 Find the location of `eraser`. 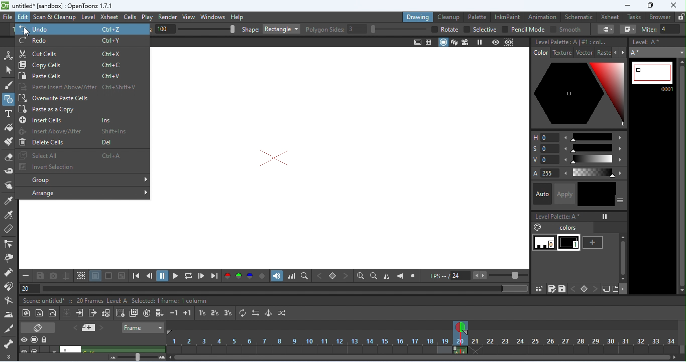

eraser is located at coordinates (10, 156).